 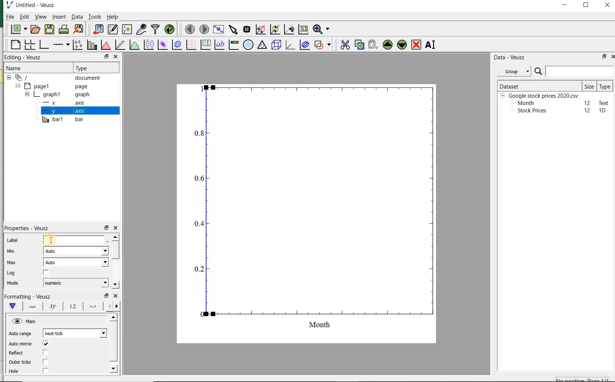 What do you see at coordinates (588, 111) in the screenshot?
I see `12` at bounding box center [588, 111].